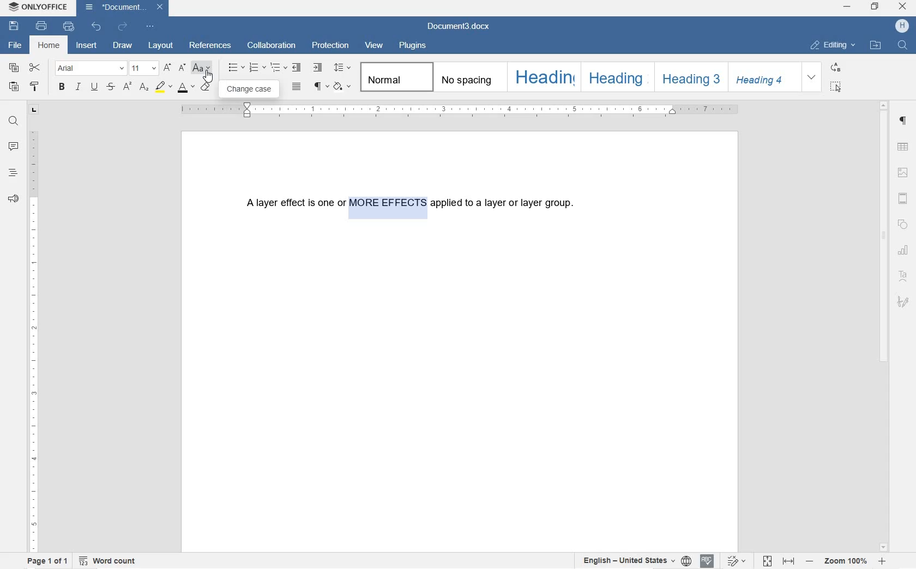 This screenshot has width=916, height=569. Describe the element at coordinates (903, 8) in the screenshot. I see `CLOSE` at that location.